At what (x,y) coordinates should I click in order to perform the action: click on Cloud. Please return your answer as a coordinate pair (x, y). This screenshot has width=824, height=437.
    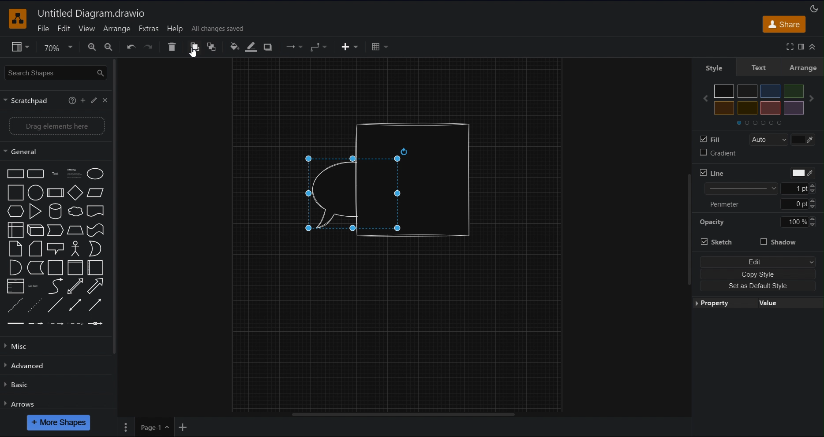
    Looking at the image, I should click on (75, 211).